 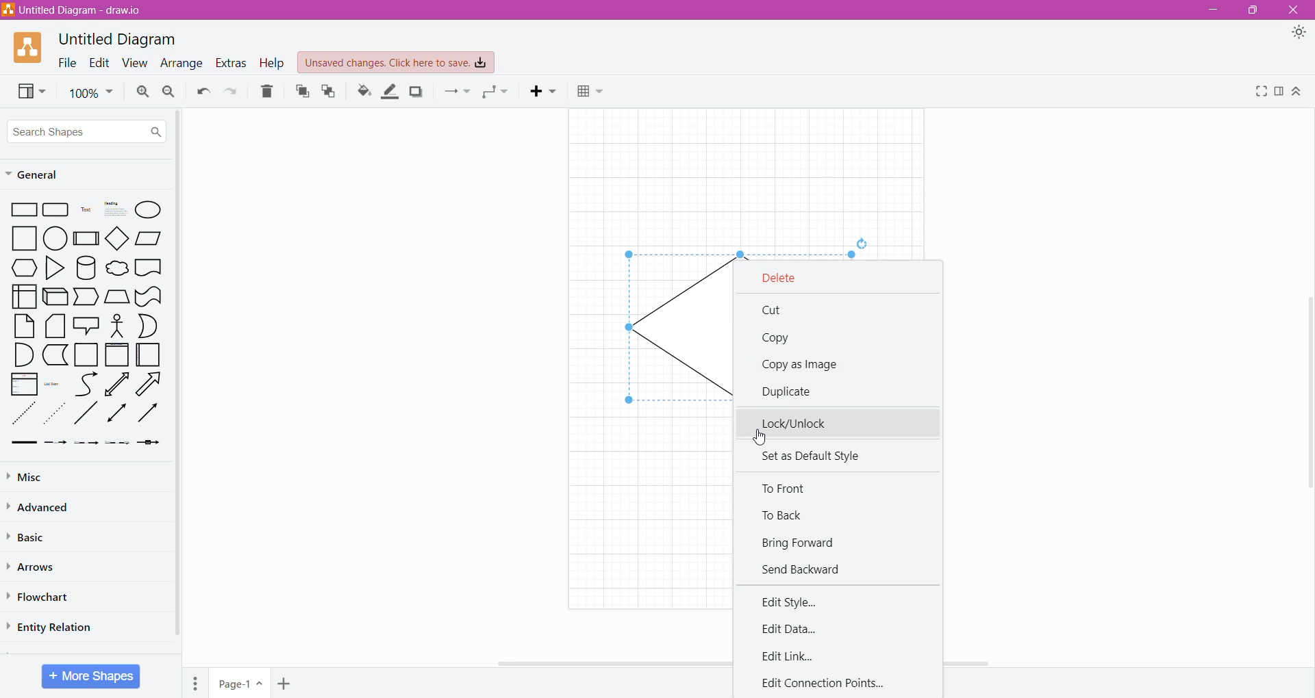 I want to click on Application Logo, so click(x=29, y=48).